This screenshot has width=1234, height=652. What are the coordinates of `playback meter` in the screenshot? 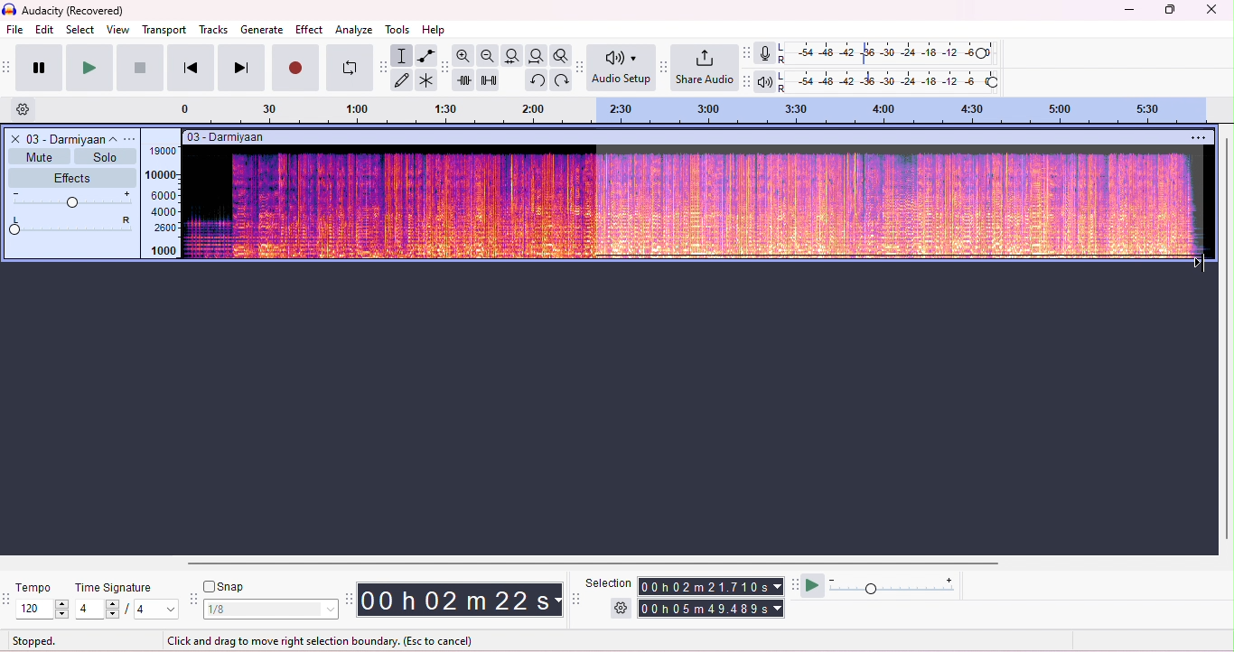 It's located at (766, 80).